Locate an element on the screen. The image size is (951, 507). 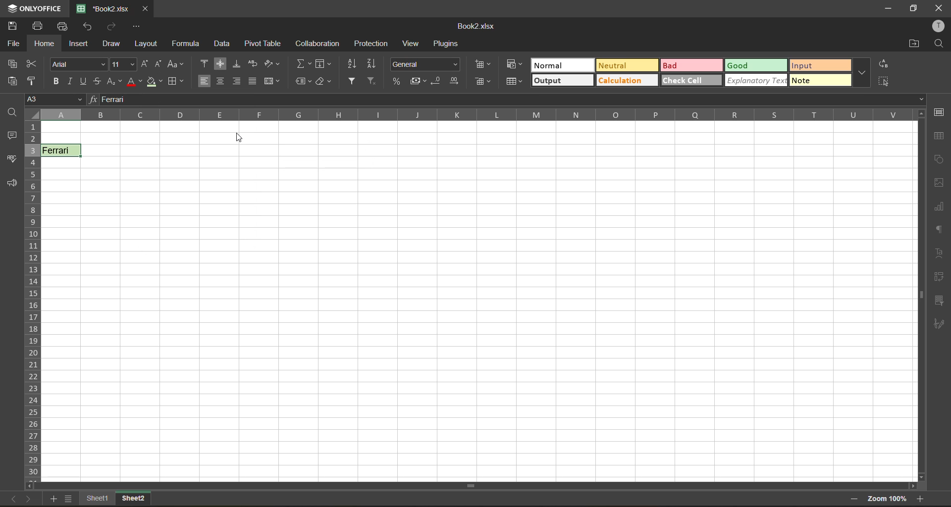
clear filter is located at coordinates (373, 82).